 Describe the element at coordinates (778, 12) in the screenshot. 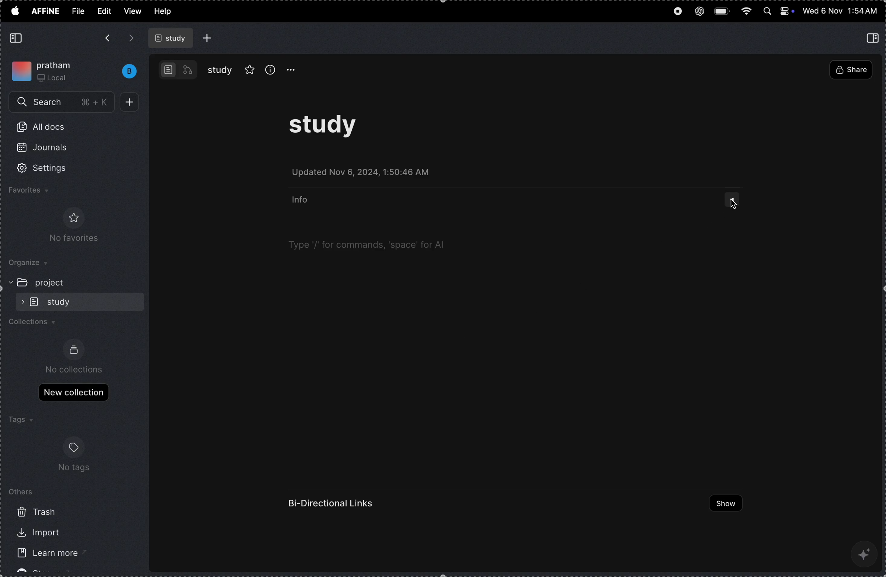

I see `apple widgets` at that location.